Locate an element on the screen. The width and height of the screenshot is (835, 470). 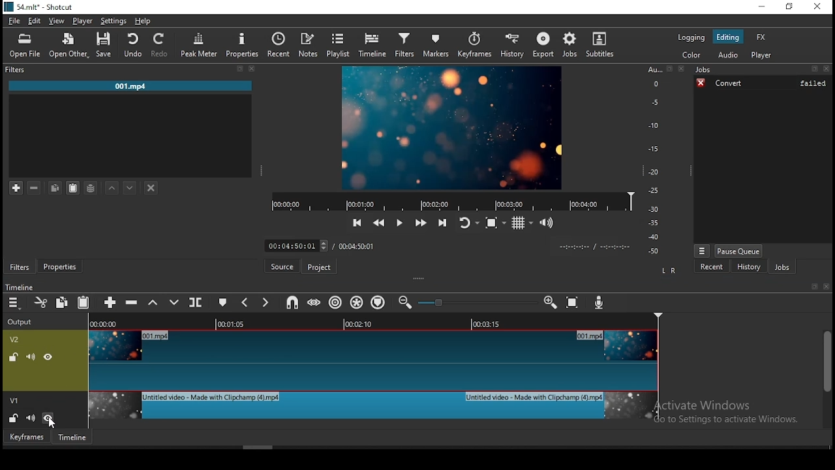
FITER is located at coordinates (131, 69).